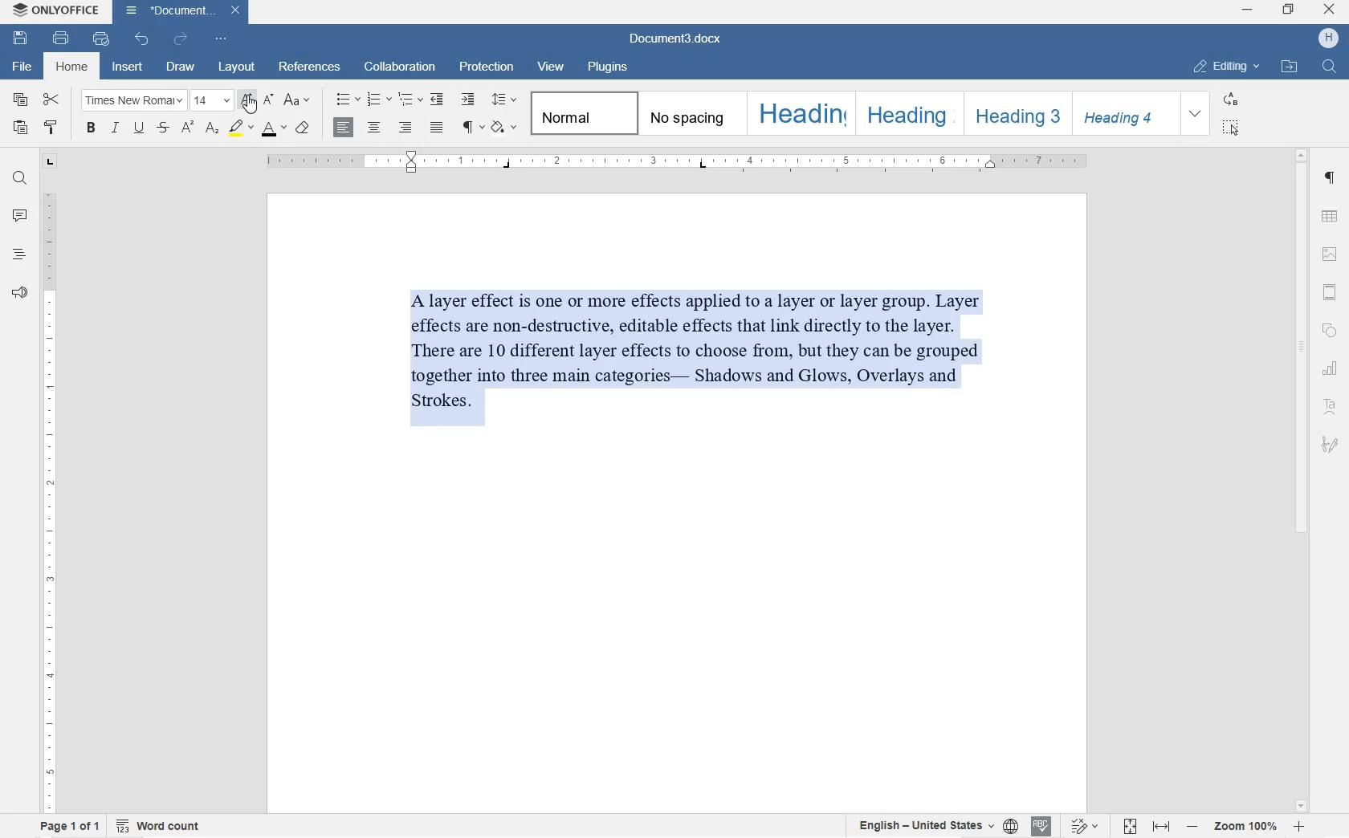 This screenshot has width=1349, height=838. I want to click on CLEAR STYLE, so click(304, 127).